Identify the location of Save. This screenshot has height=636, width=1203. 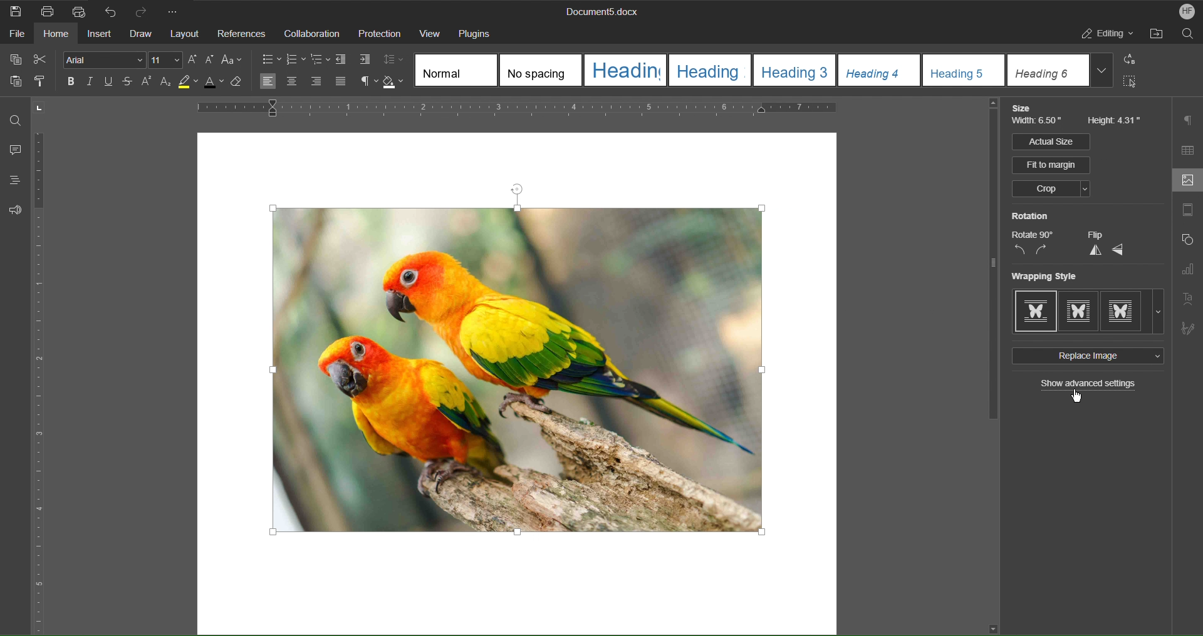
(16, 11).